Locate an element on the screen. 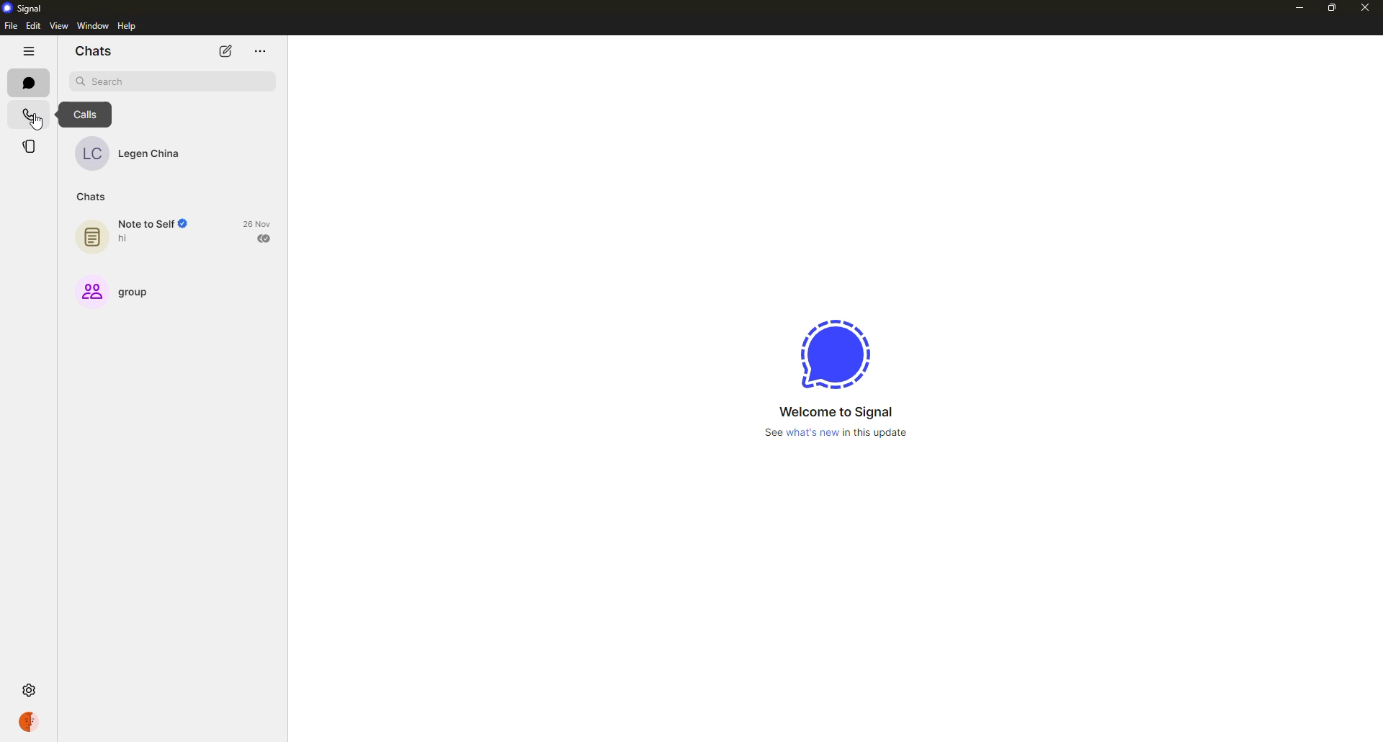 Image resolution: width=1383 pixels, height=742 pixels. cursor is located at coordinates (35, 123).